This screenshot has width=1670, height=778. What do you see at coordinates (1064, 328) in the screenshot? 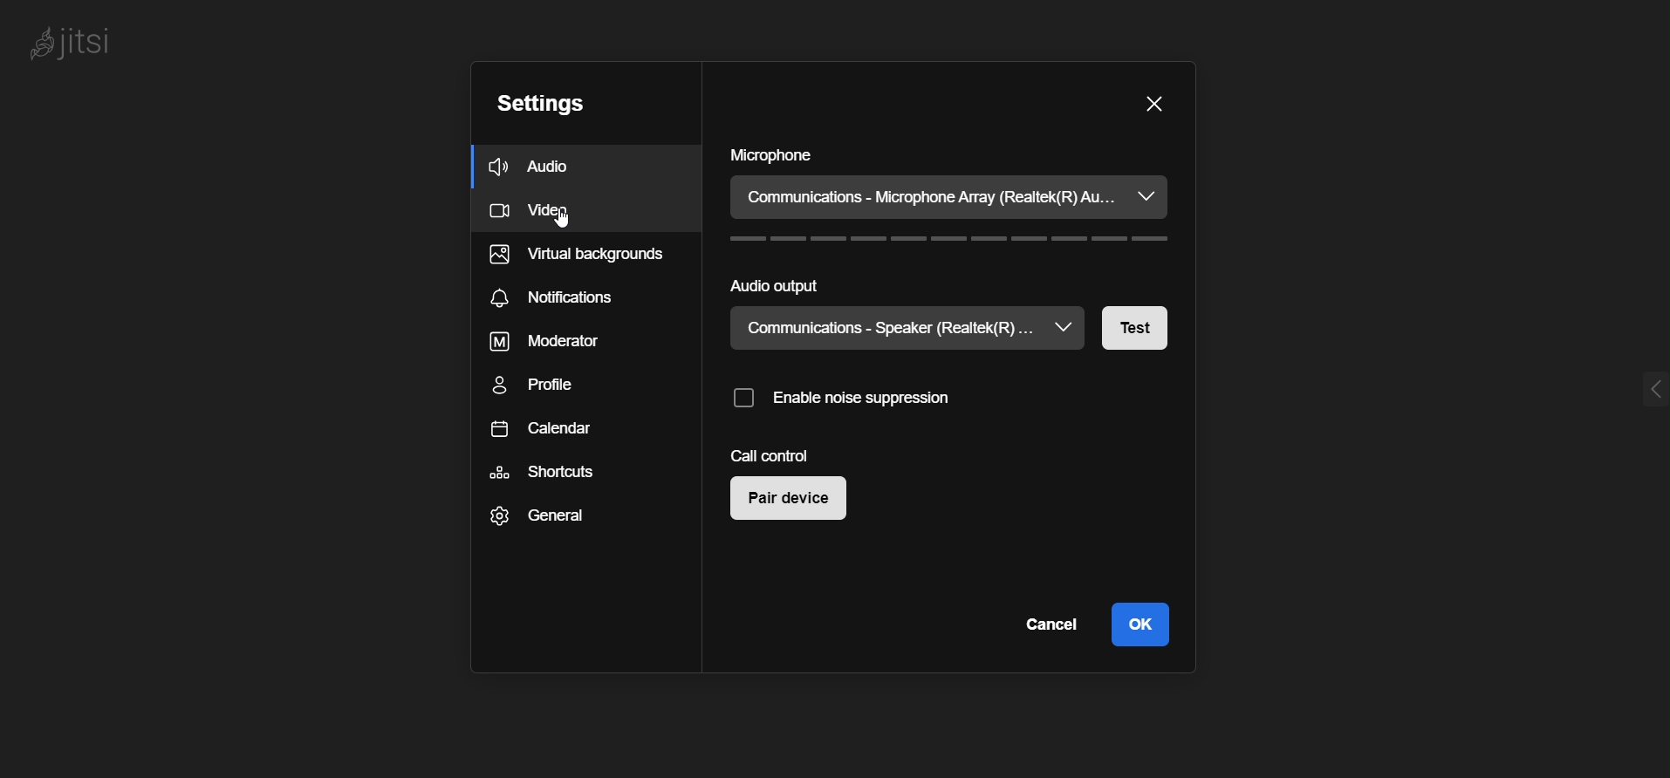
I see `speaker dropdown` at bounding box center [1064, 328].